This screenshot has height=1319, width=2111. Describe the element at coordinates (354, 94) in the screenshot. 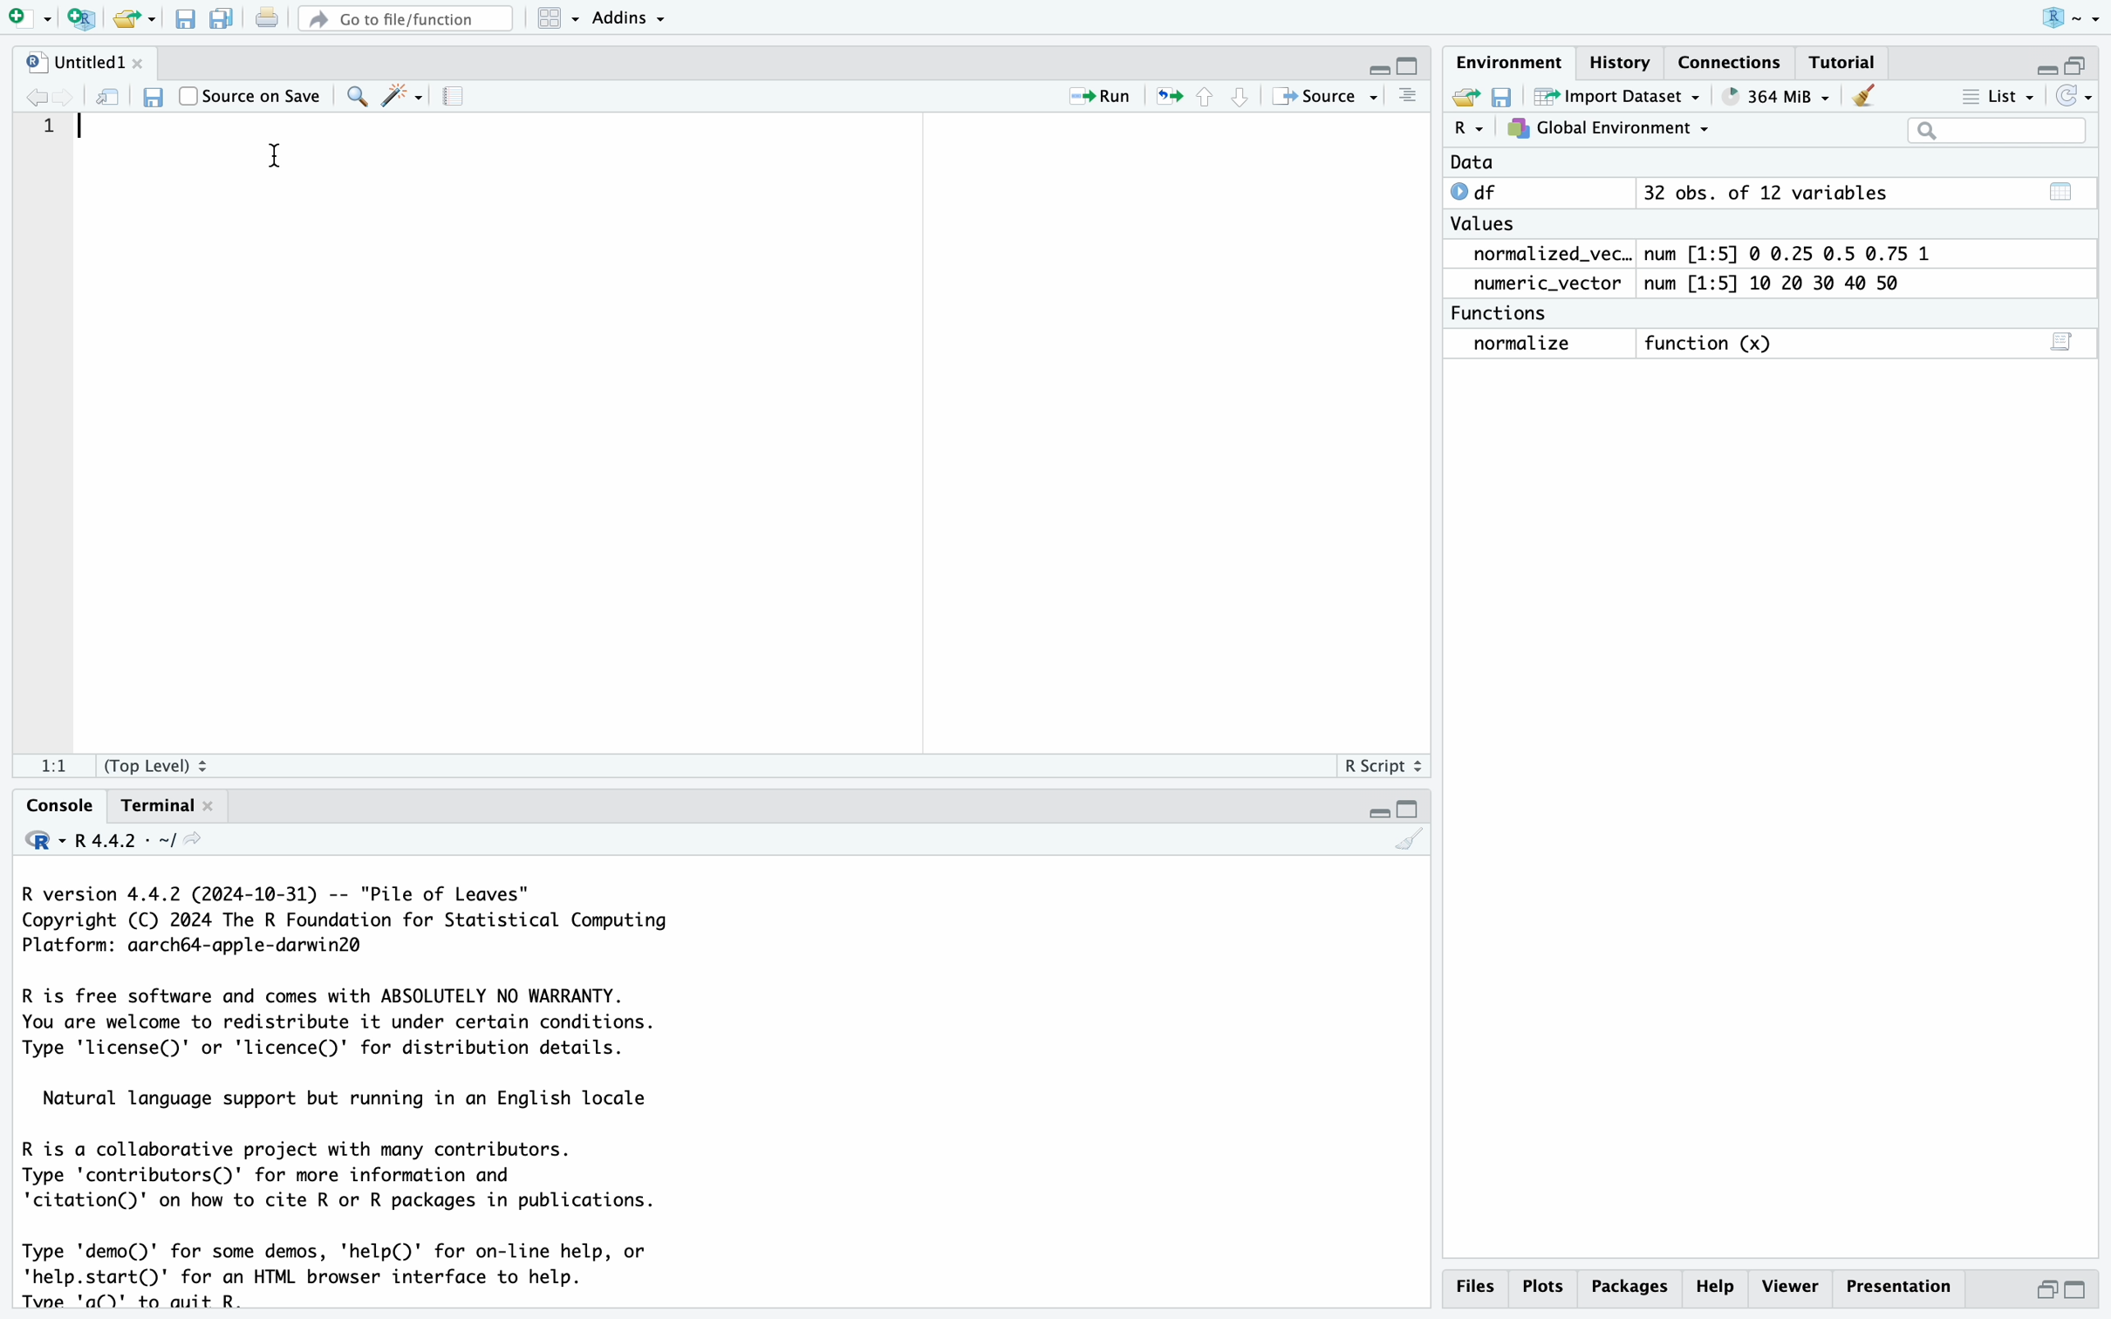

I see `Zoom` at that location.